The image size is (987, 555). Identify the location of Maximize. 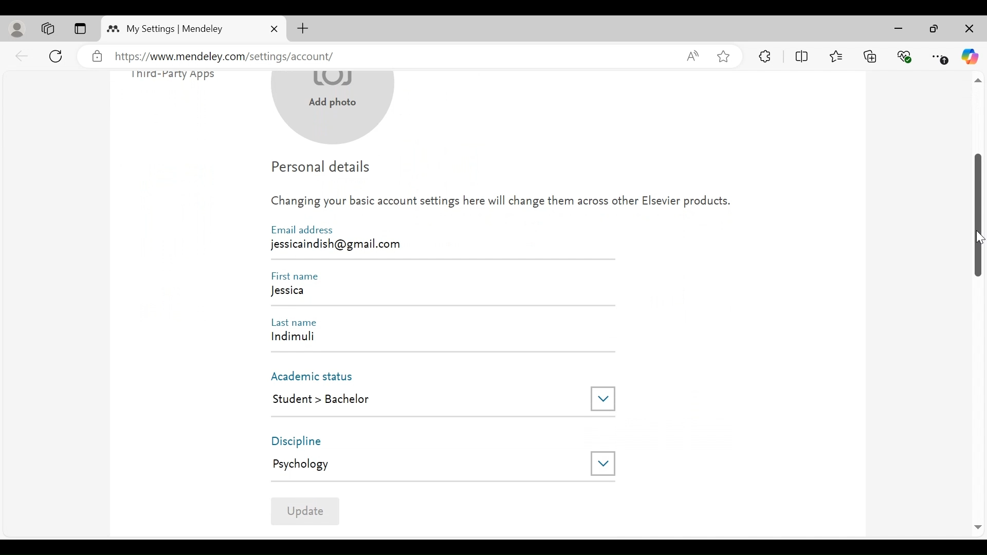
(934, 30).